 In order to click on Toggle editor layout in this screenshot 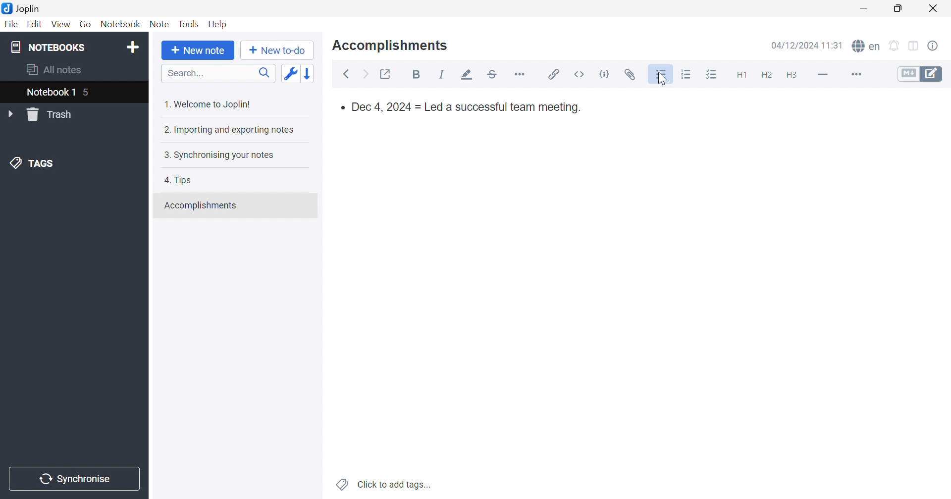, I will do `click(914, 47)`.